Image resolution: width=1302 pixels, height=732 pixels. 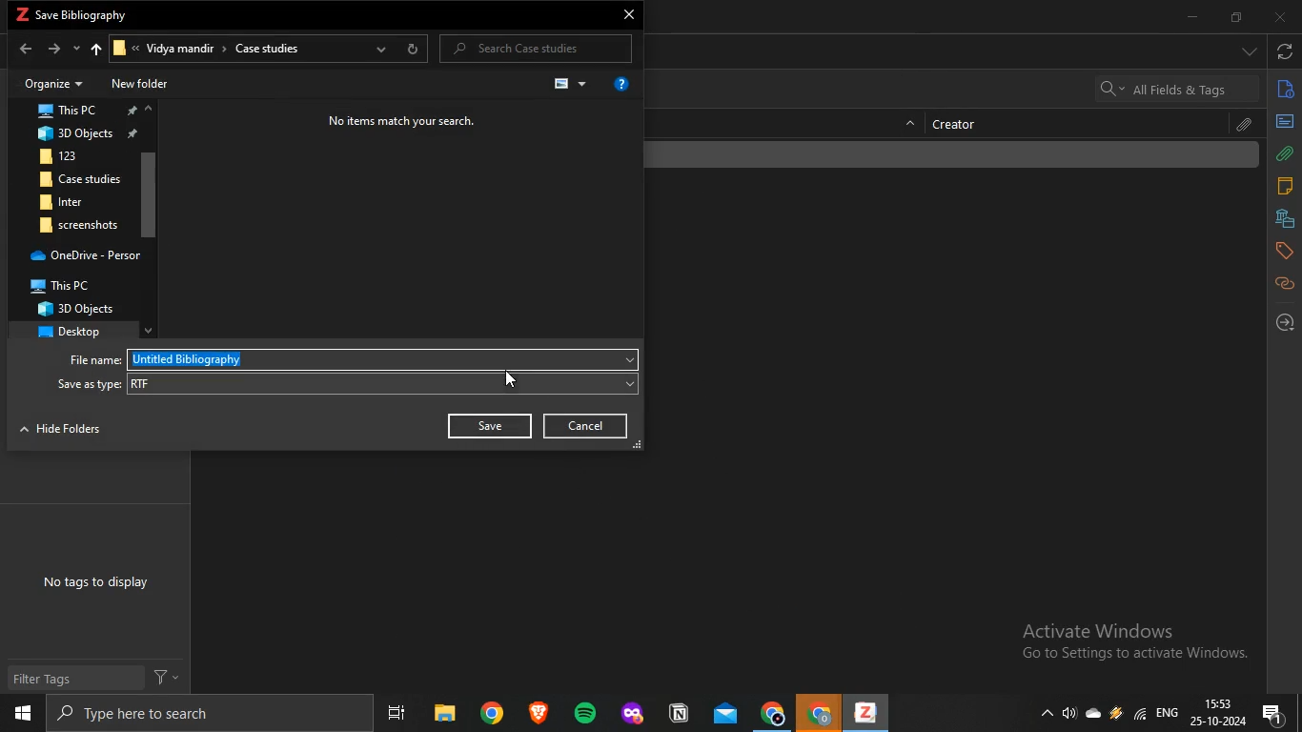 I want to click on close, so click(x=1278, y=18).